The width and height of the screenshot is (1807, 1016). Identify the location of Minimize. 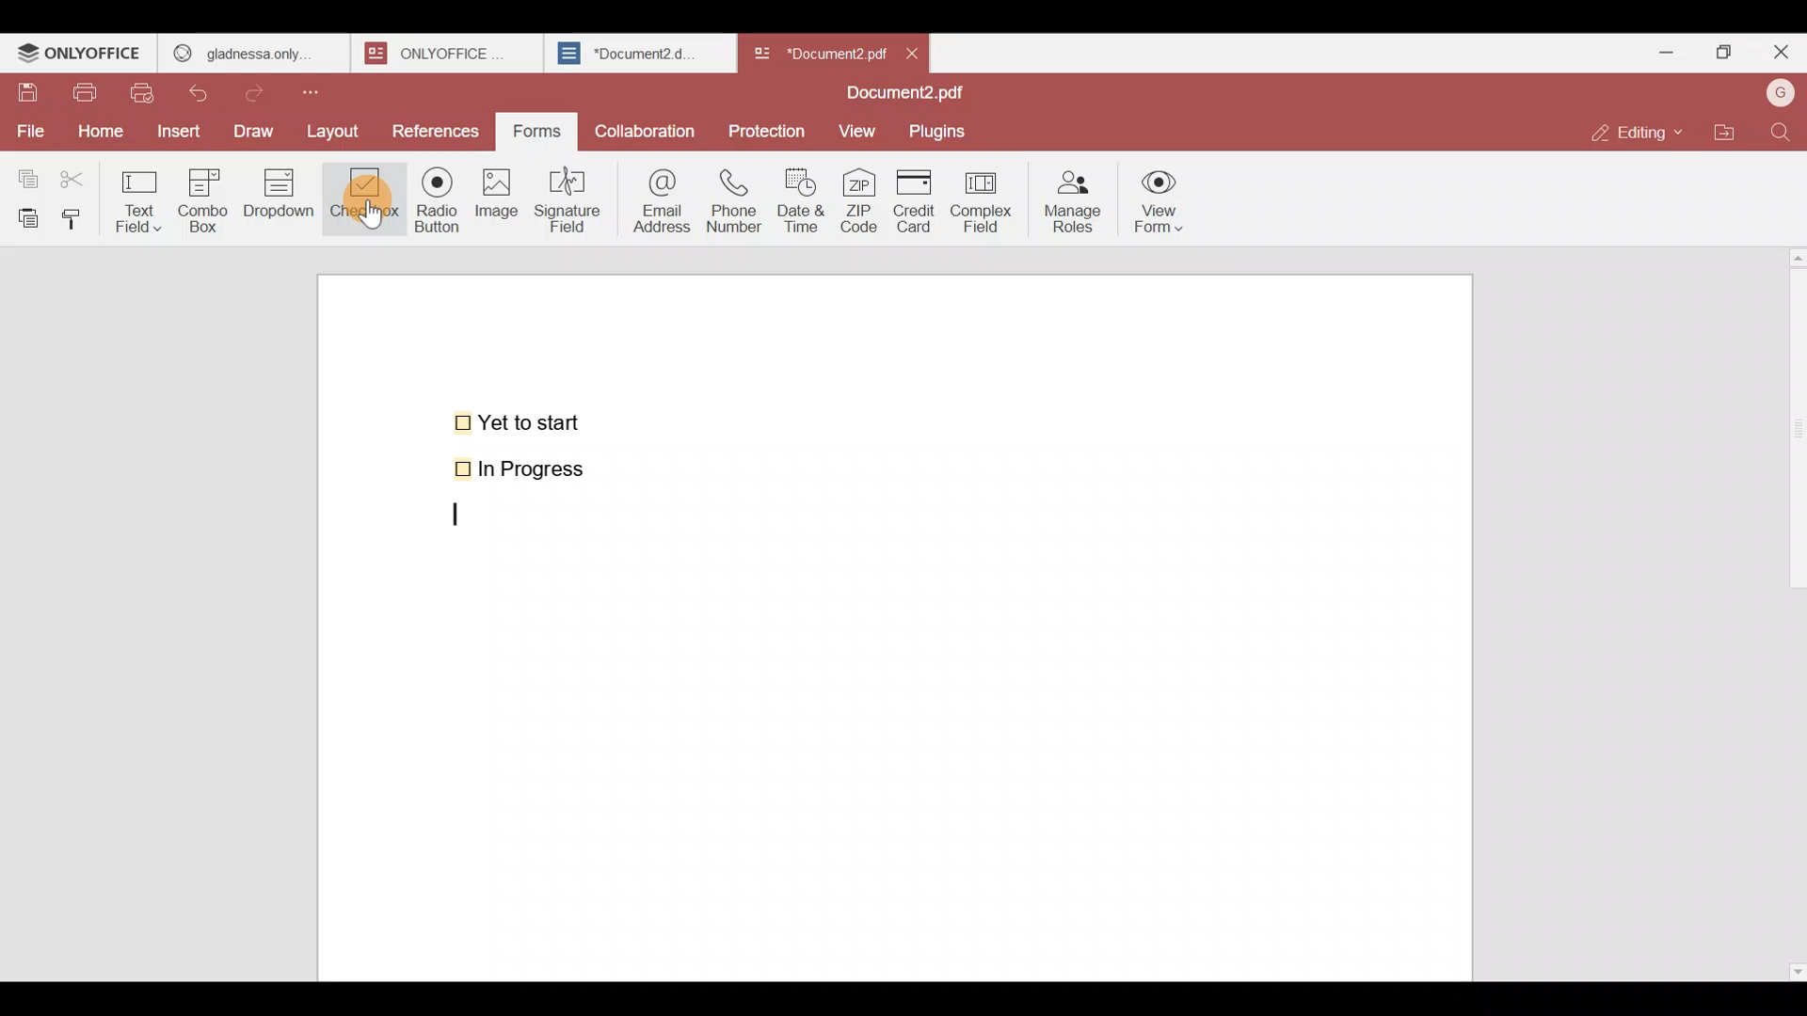
(1658, 49).